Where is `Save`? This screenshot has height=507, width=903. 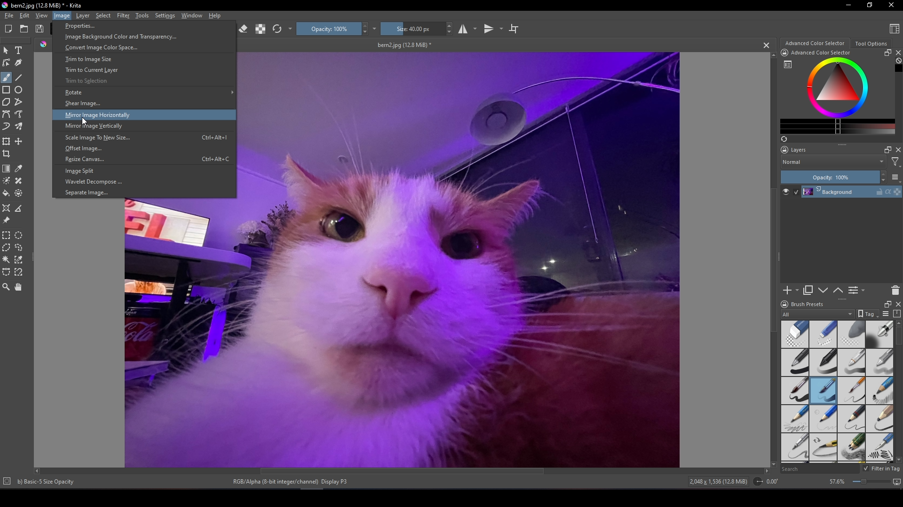
Save is located at coordinates (40, 28).